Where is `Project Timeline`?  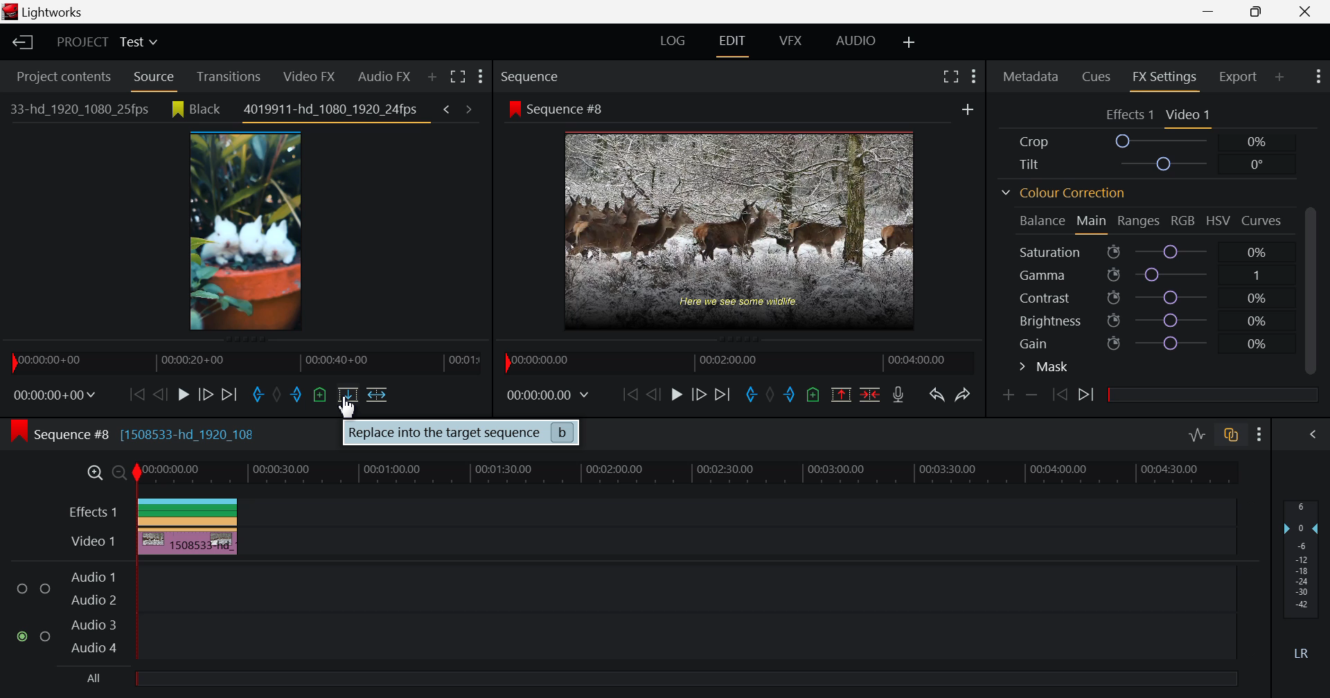 Project Timeline is located at coordinates (689, 474).